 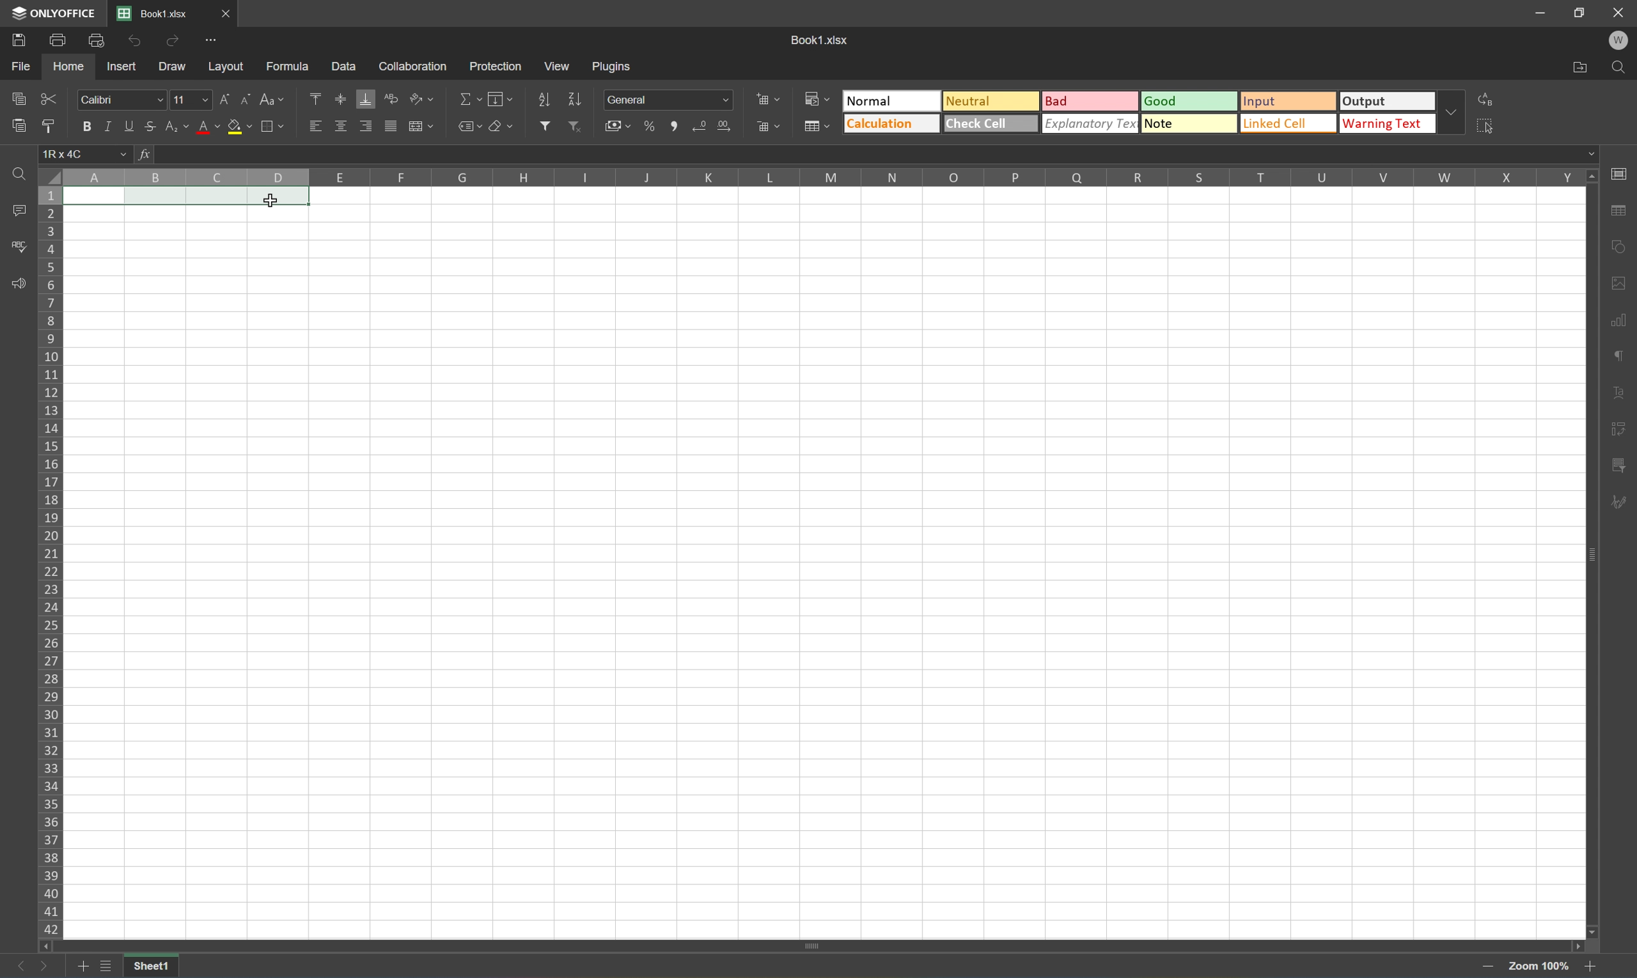 I want to click on Paste, so click(x=15, y=125).